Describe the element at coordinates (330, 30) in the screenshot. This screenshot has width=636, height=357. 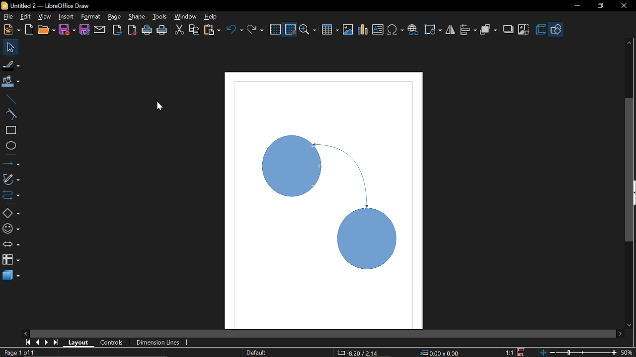
I see `Insert table` at that location.